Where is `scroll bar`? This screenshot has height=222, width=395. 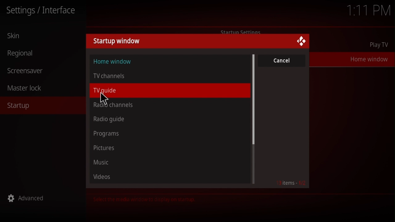 scroll bar is located at coordinates (254, 119).